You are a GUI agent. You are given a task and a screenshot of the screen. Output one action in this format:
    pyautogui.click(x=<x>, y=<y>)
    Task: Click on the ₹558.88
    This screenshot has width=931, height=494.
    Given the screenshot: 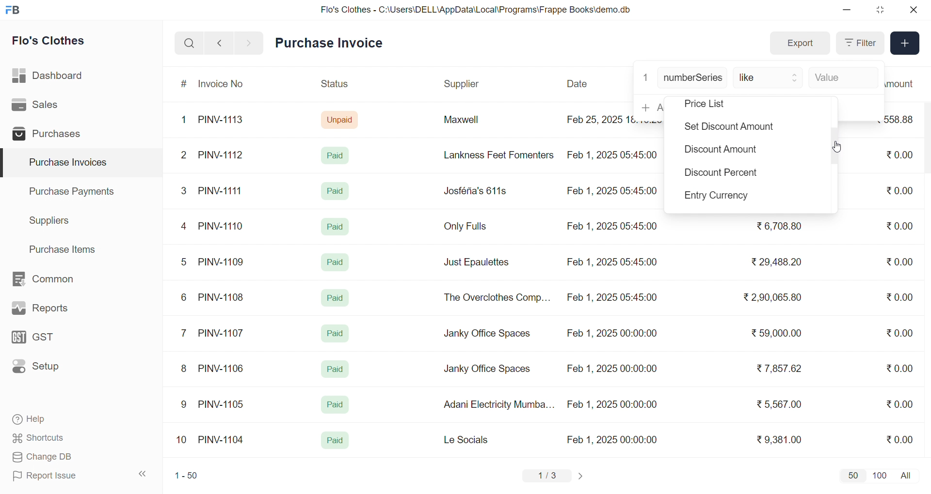 What is the action you would take?
    pyautogui.click(x=903, y=119)
    